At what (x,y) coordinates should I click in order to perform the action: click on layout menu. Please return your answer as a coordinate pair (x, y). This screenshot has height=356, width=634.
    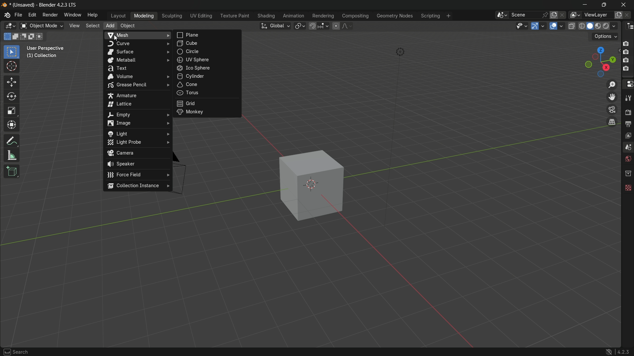
    Looking at the image, I should click on (118, 15).